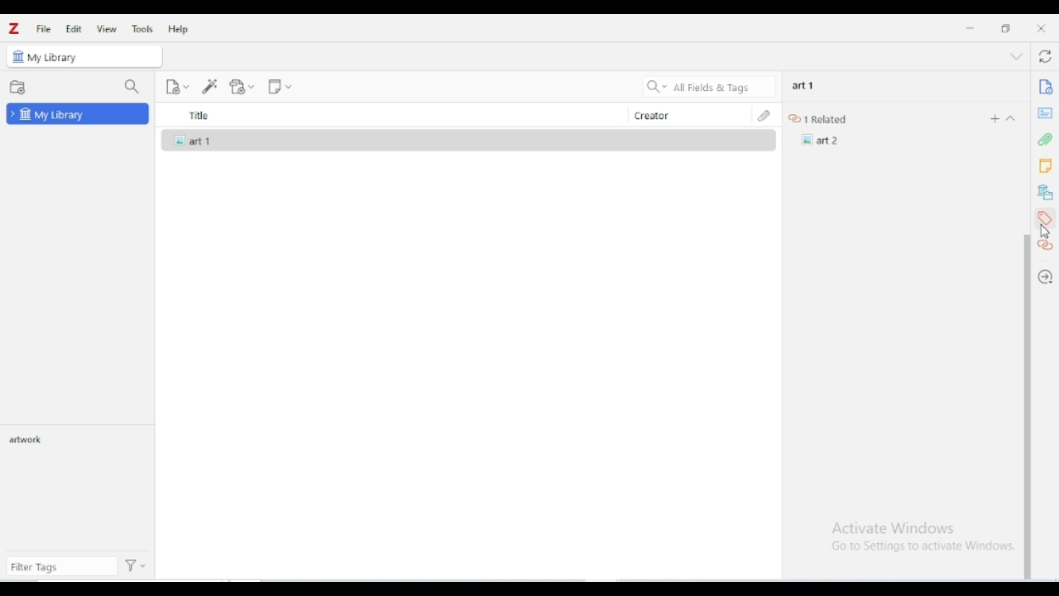 This screenshot has height=596, width=1059. I want to click on tags, so click(1044, 219).